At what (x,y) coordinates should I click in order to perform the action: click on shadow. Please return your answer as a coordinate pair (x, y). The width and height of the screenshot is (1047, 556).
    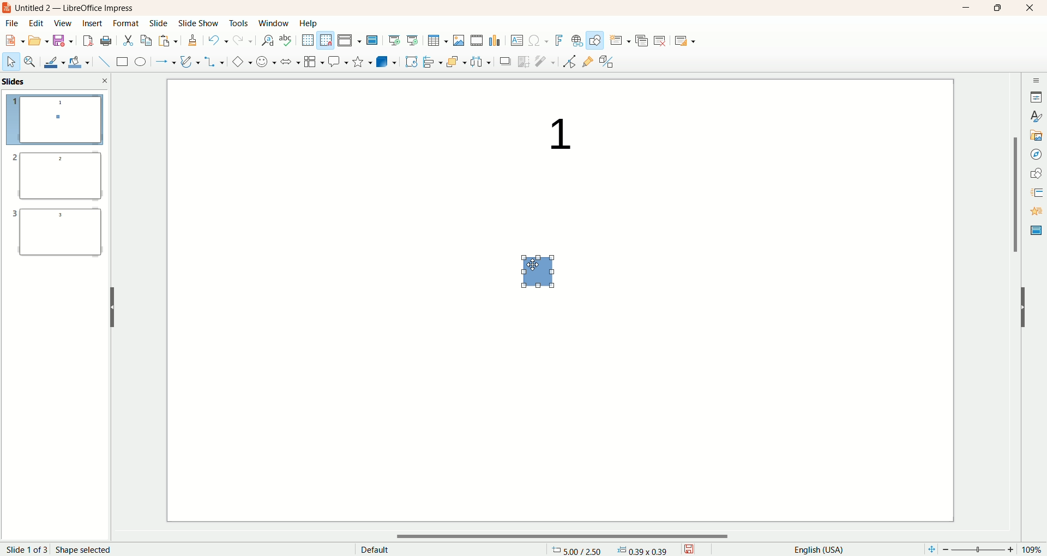
    Looking at the image, I should click on (507, 62).